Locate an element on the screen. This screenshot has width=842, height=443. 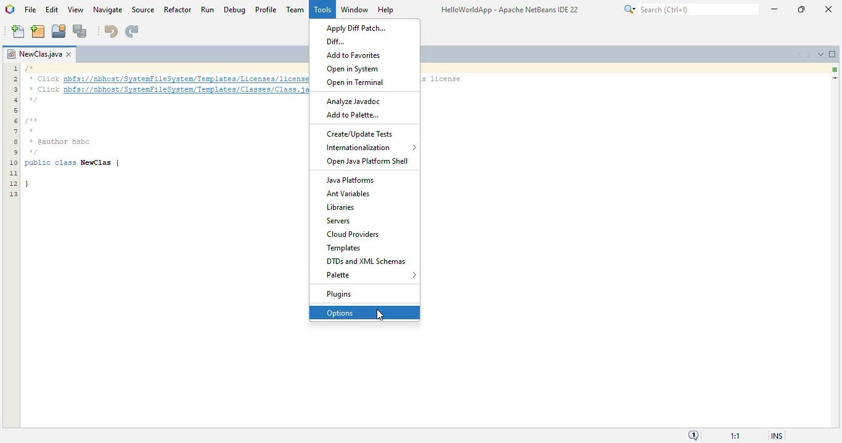
new project is located at coordinates (38, 31).